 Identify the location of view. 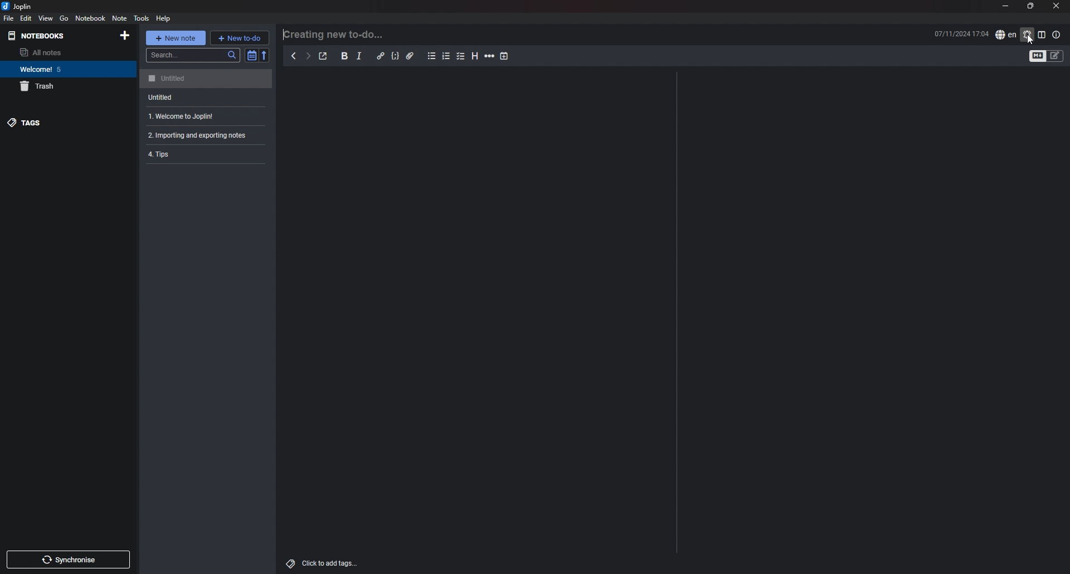
(46, 18).